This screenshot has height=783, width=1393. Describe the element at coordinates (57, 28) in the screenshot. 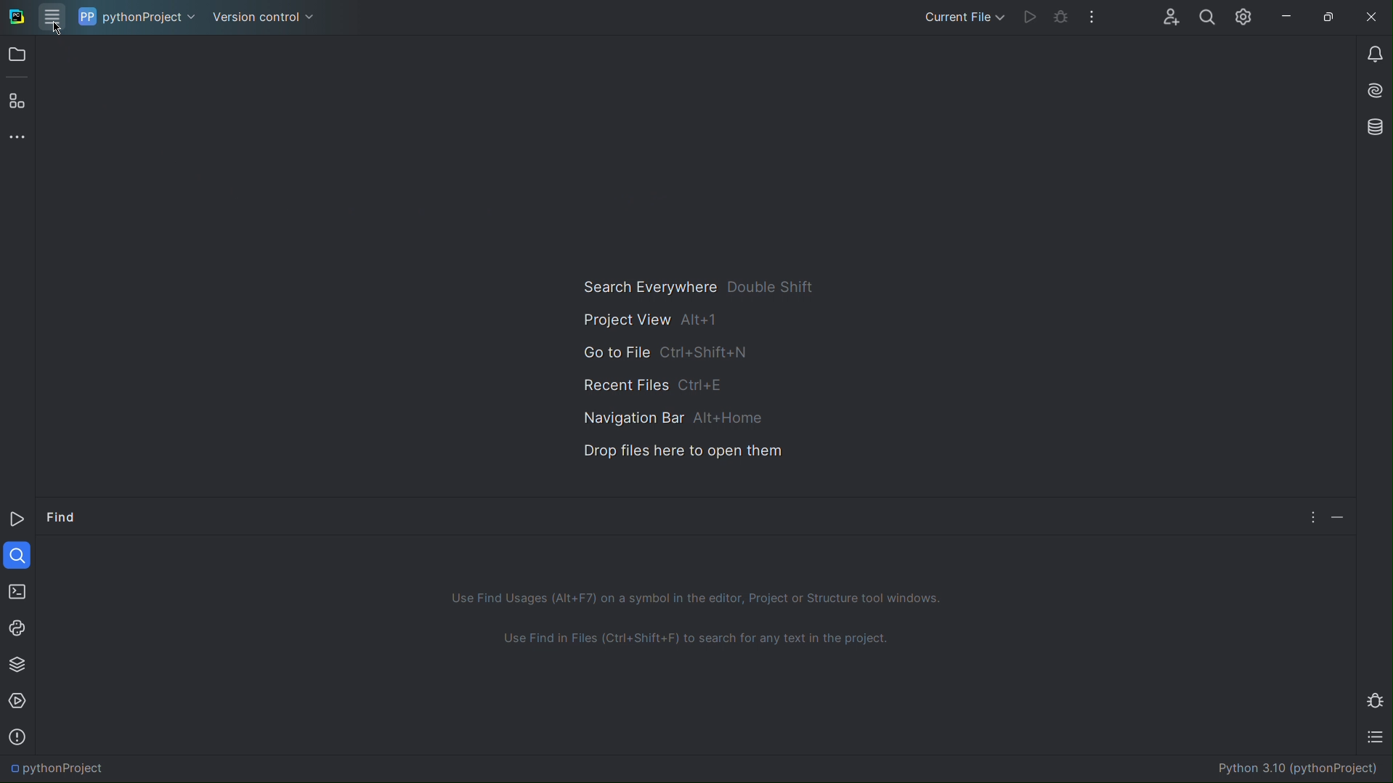

I see `Cursor` at that location.